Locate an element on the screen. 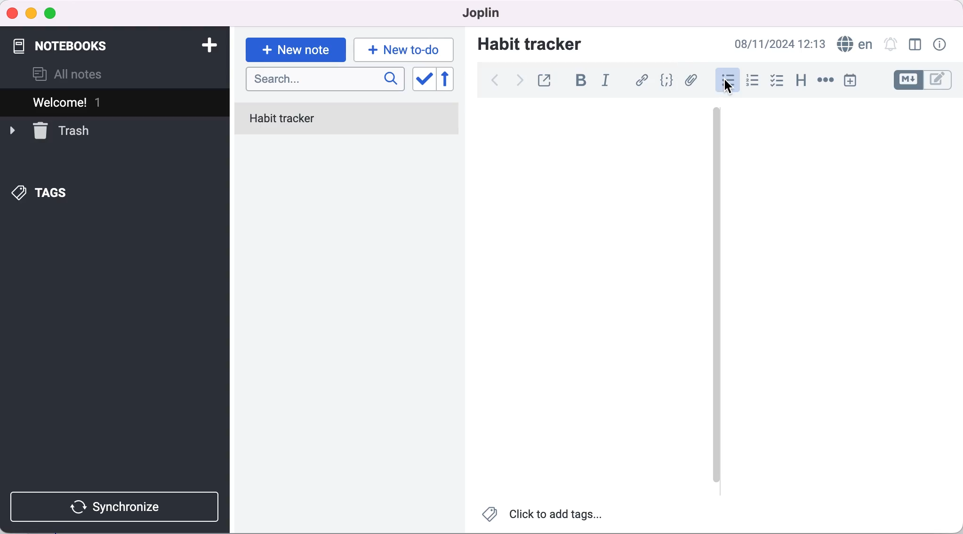 The height and width of the screenshot is (534, 963). new note is located at coordinates (295, 50).